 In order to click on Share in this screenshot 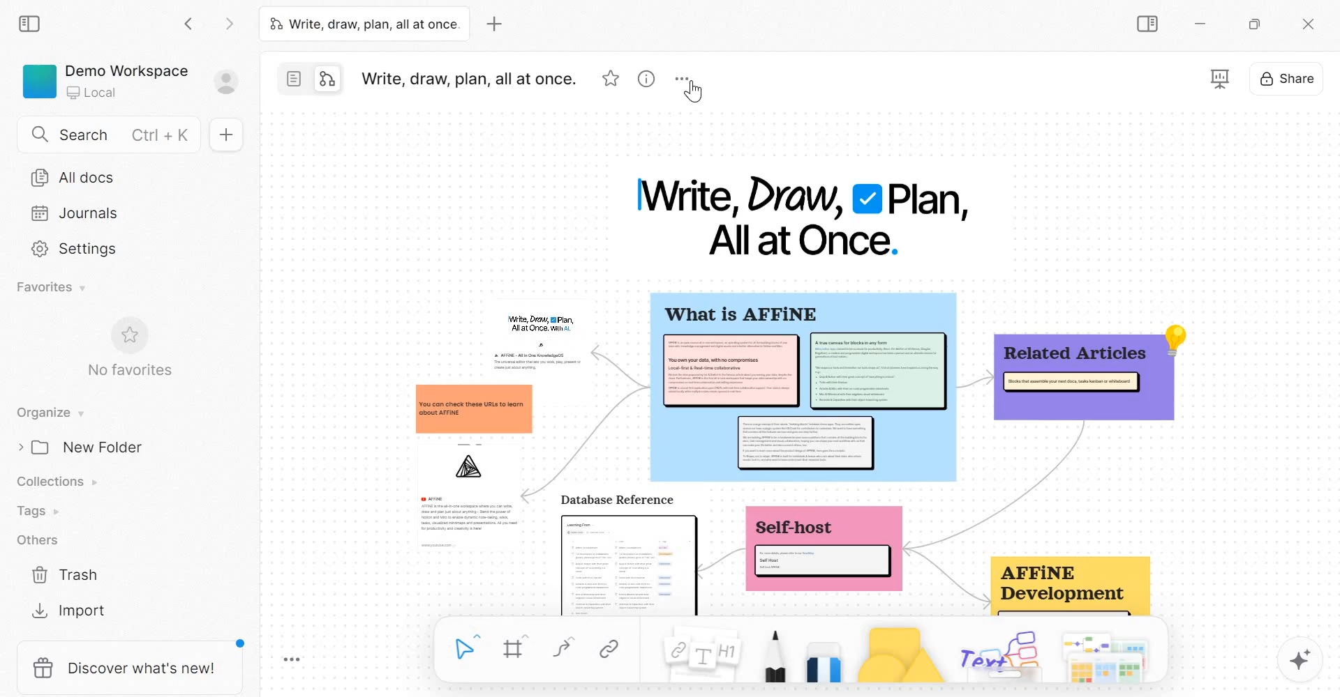, I will do `click(1286, 77)`.